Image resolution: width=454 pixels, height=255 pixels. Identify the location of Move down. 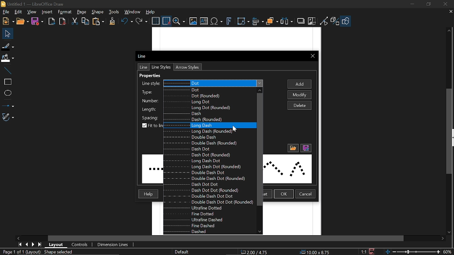
(260, 231).